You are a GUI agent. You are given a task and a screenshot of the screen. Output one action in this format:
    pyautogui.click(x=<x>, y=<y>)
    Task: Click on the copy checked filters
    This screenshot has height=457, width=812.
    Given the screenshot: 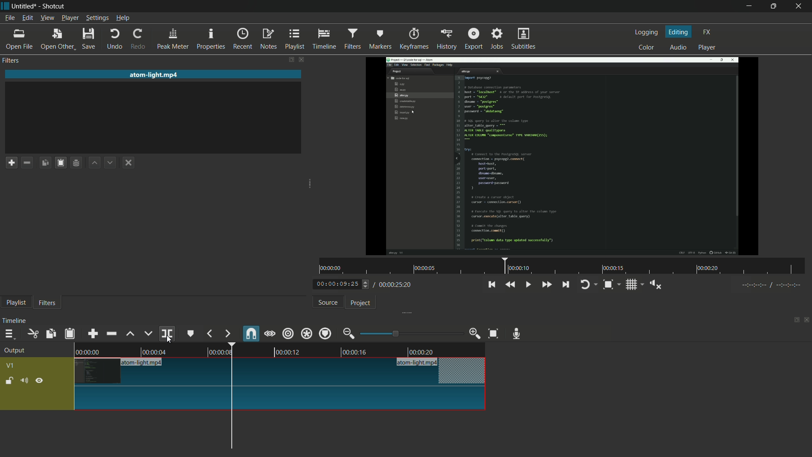 What is the action you would take?
    pyautogui.click(x=47, y=162)
    